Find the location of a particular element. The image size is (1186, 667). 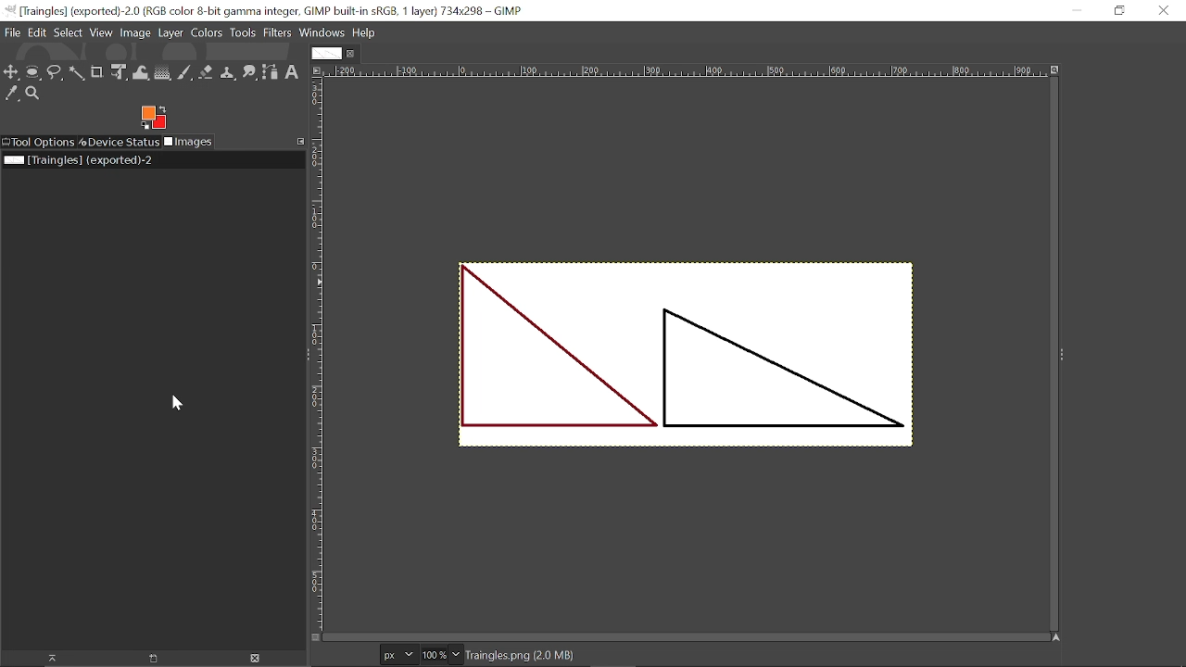

Delete this image is located at coordinates (257, 659).